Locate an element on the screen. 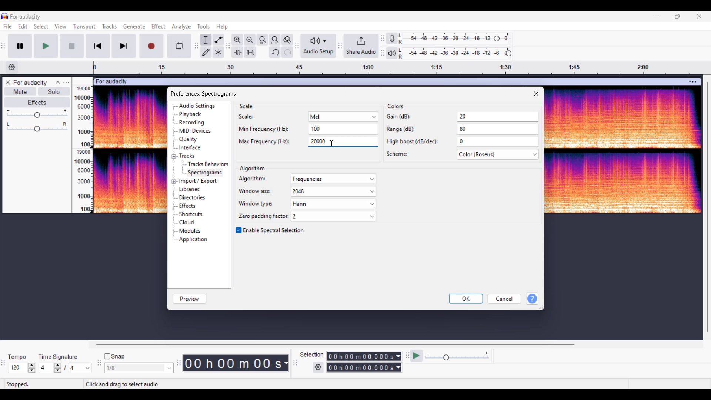 The image size is (711, 400). View menu is located at coordinates (61, 27).